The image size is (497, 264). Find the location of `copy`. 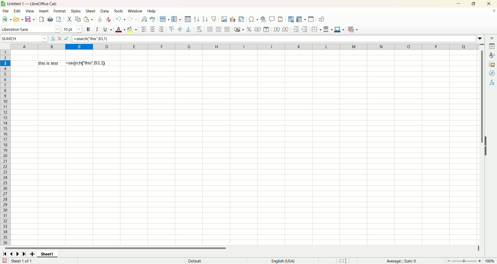

copy is located at coordinates (77, 20).